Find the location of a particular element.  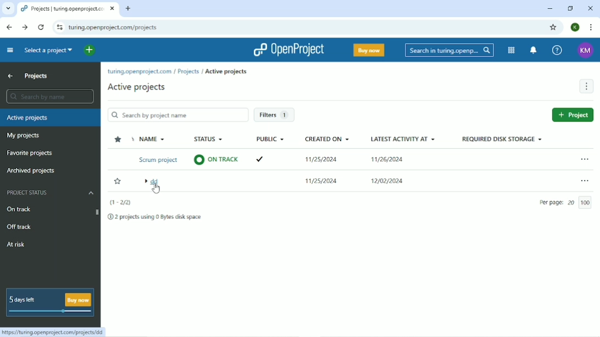

OpenProject is located at coordinates (288, 49).